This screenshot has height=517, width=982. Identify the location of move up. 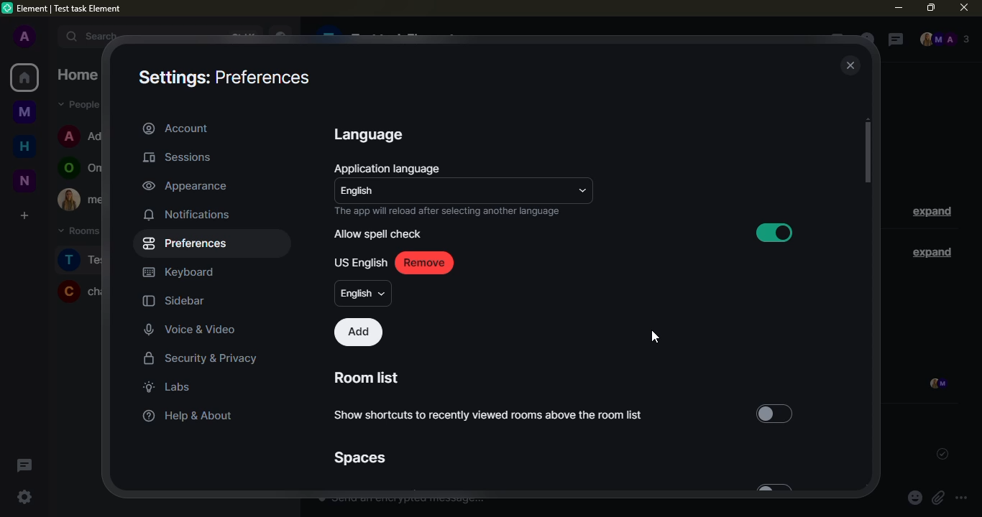
(867, 119).